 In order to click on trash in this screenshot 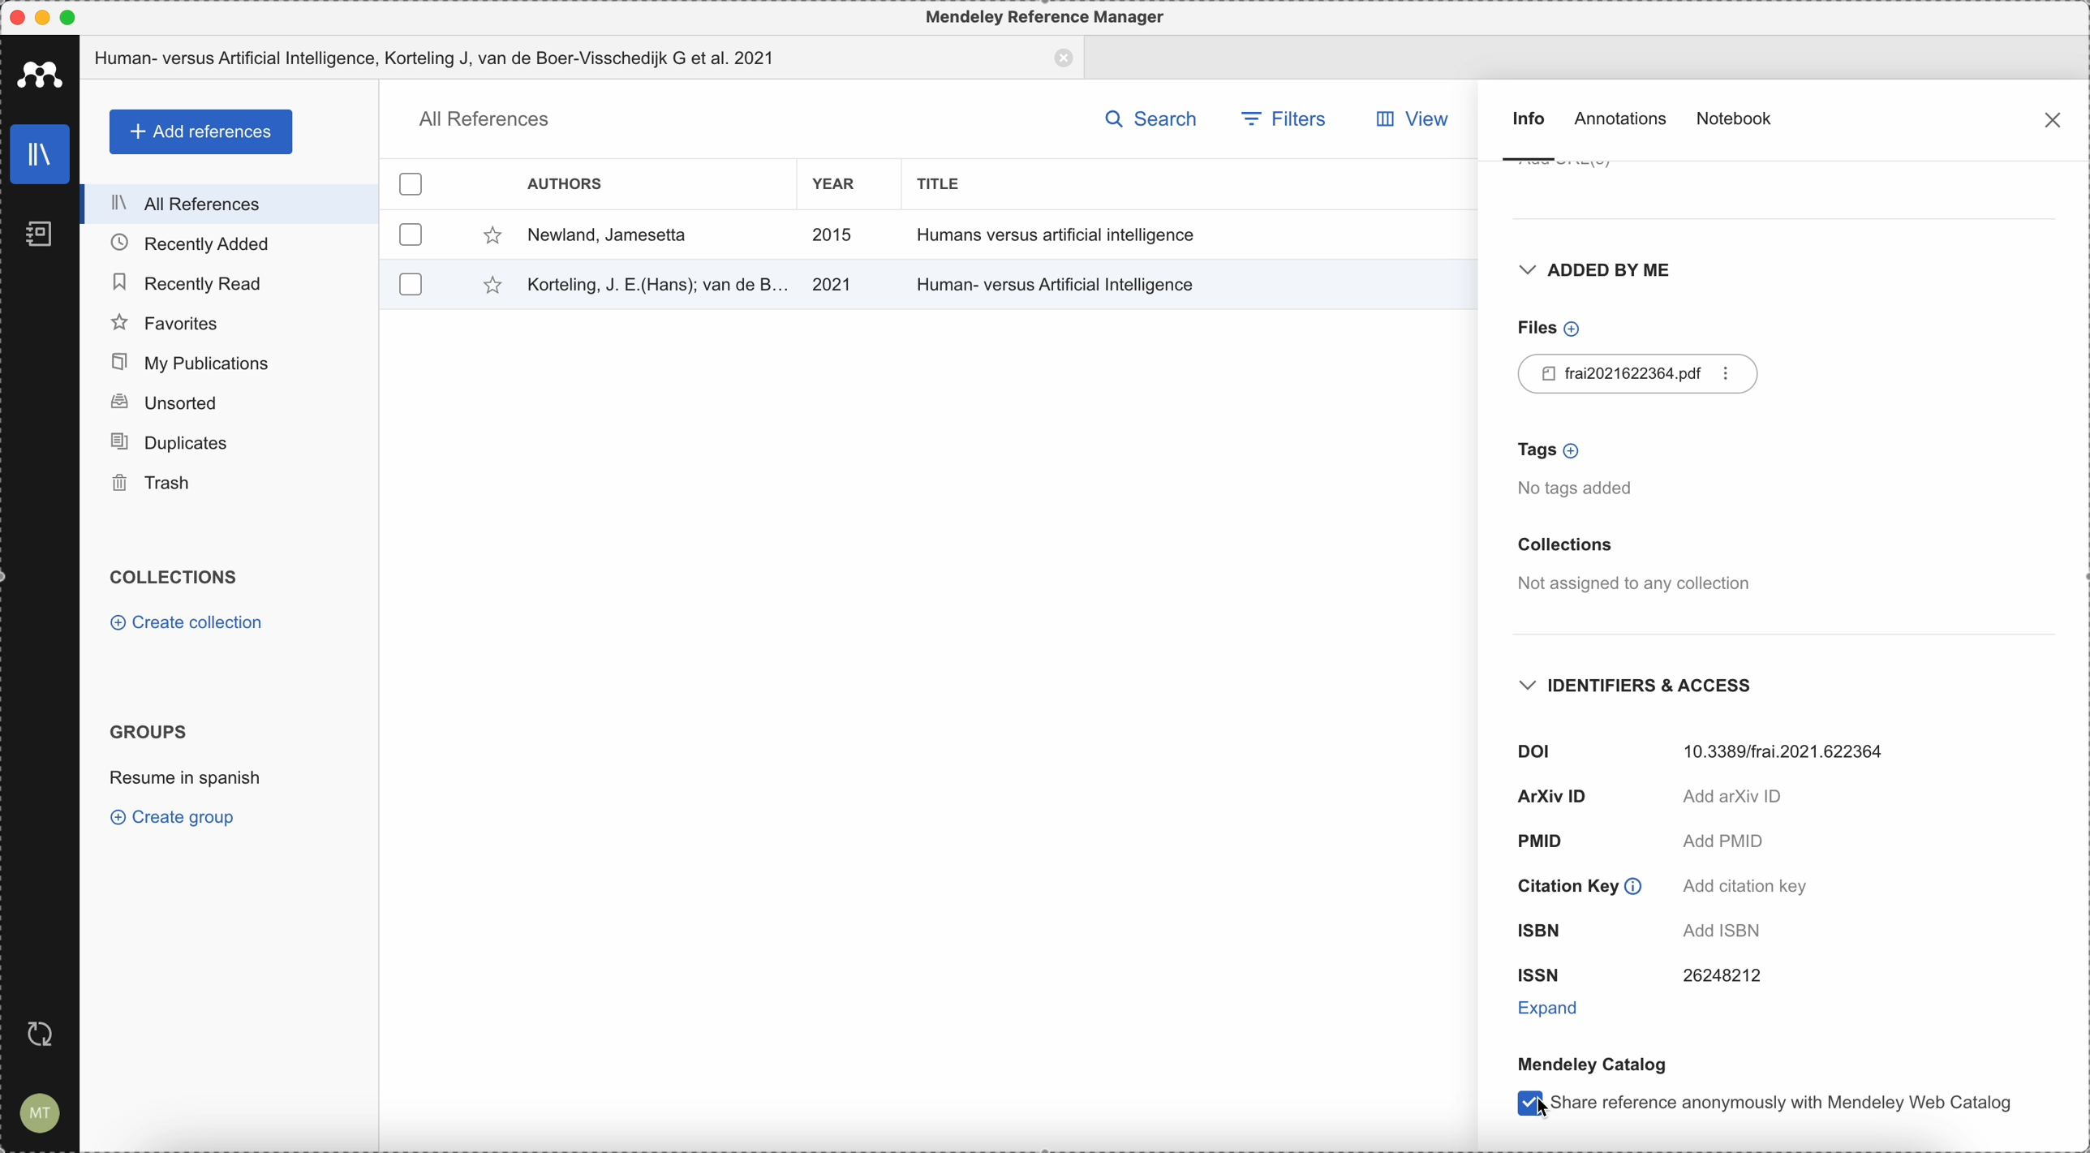, I will do `click(229, 484)`.